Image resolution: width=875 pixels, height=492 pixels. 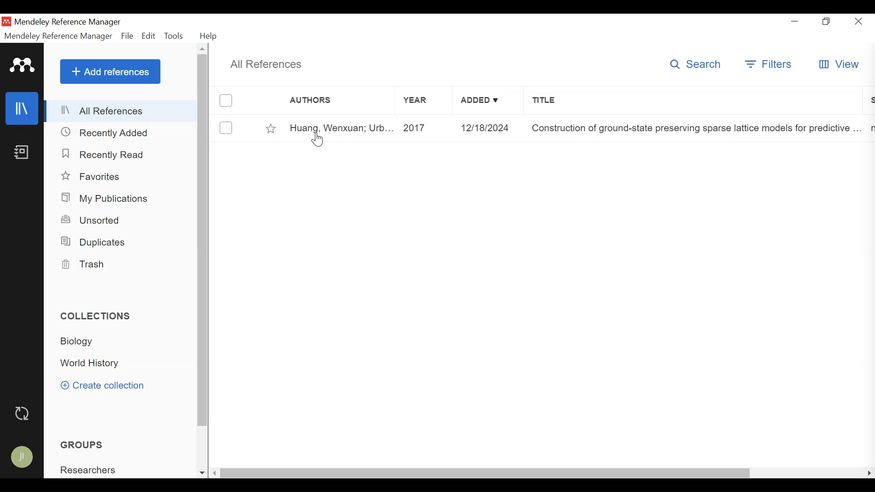 What do you see at coordinates (340, 99) in the screenshot?
I see `Author` at bounding box center [340, 99].